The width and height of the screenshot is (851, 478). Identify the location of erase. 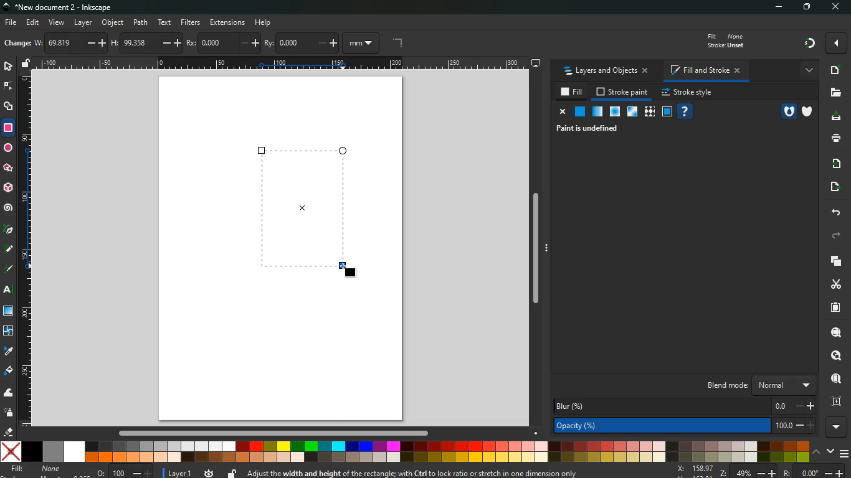
(9, 431).